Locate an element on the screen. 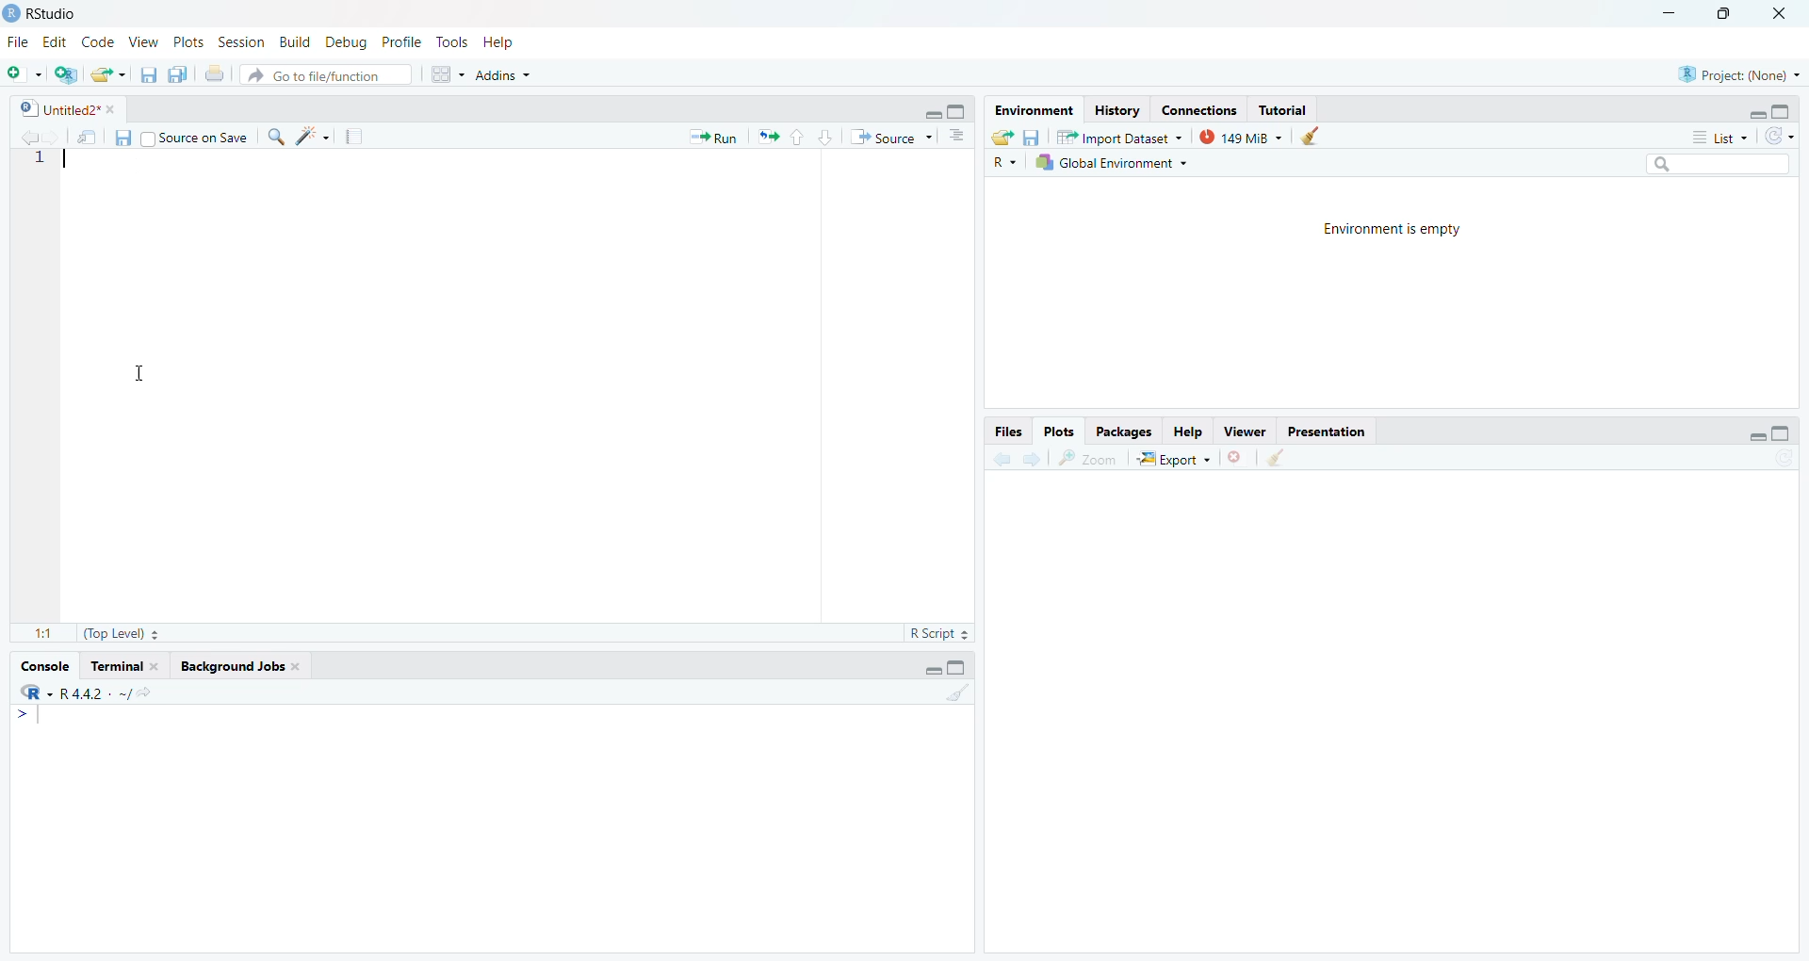 This screenshot has width=1809, height=961. Search bar is located at coordinates (1721, 163).